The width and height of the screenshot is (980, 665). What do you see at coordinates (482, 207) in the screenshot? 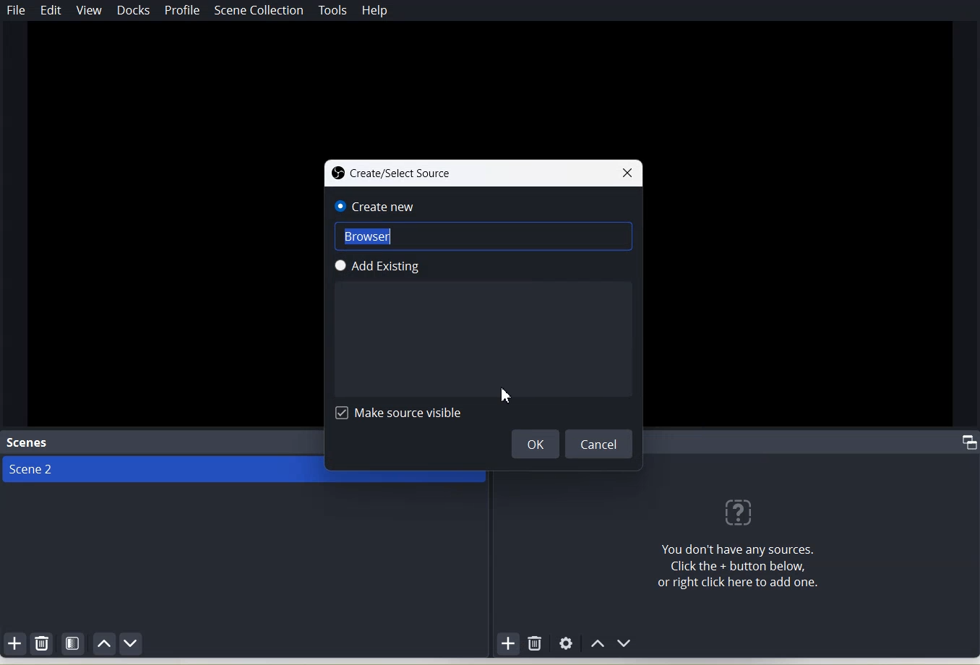
I see `Create New` at bounding box center [482, 207].